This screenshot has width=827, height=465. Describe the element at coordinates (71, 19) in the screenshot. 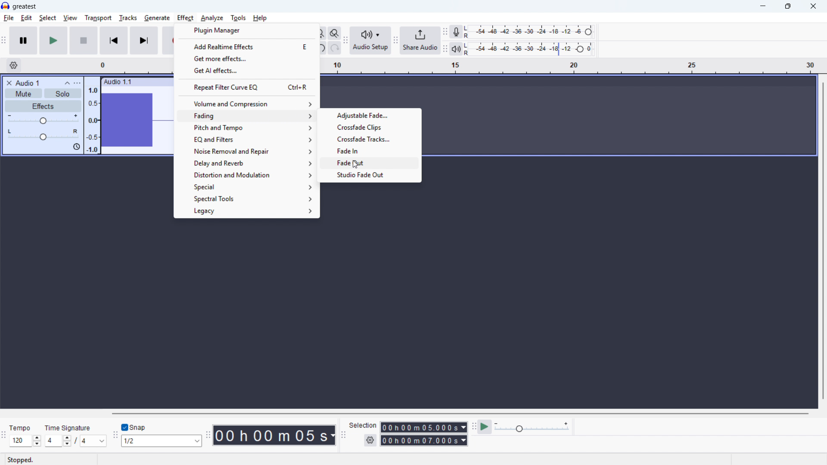

I see `view` at that location.